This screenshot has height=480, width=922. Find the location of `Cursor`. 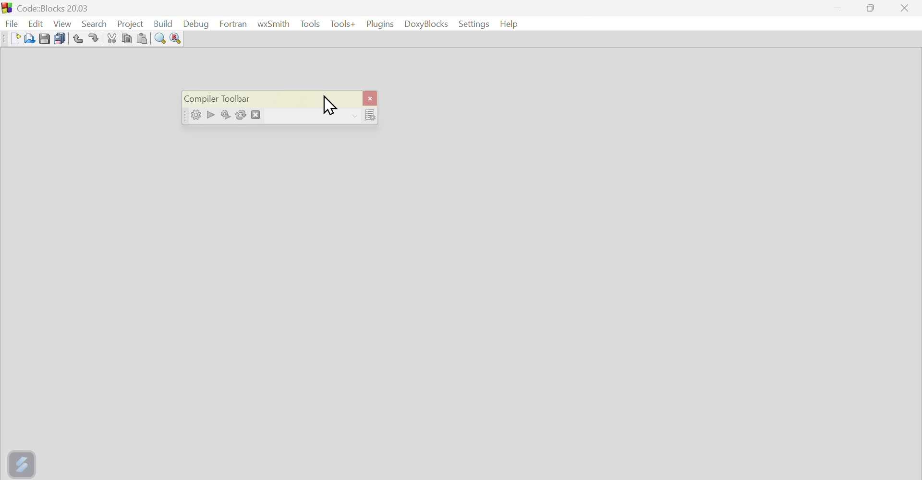

Cursor is located at coordinates (335, 105).